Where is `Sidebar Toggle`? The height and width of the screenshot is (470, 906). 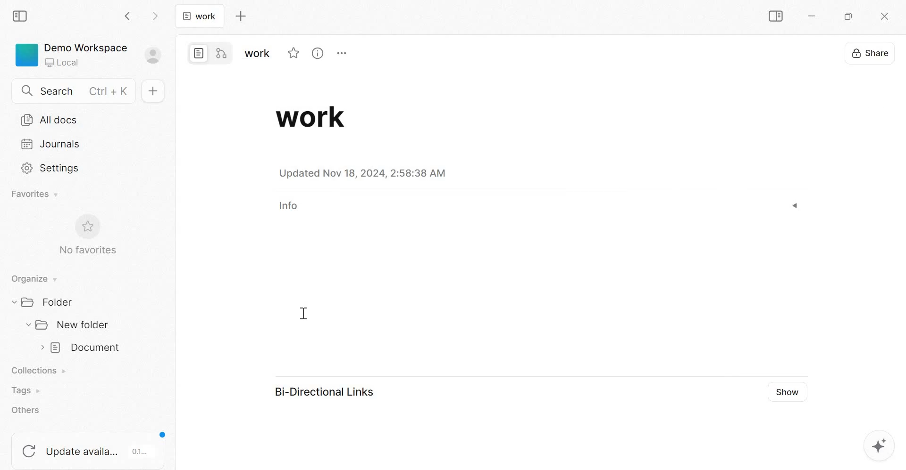 Sidebar Toggle is located at coordinates (774, 16).